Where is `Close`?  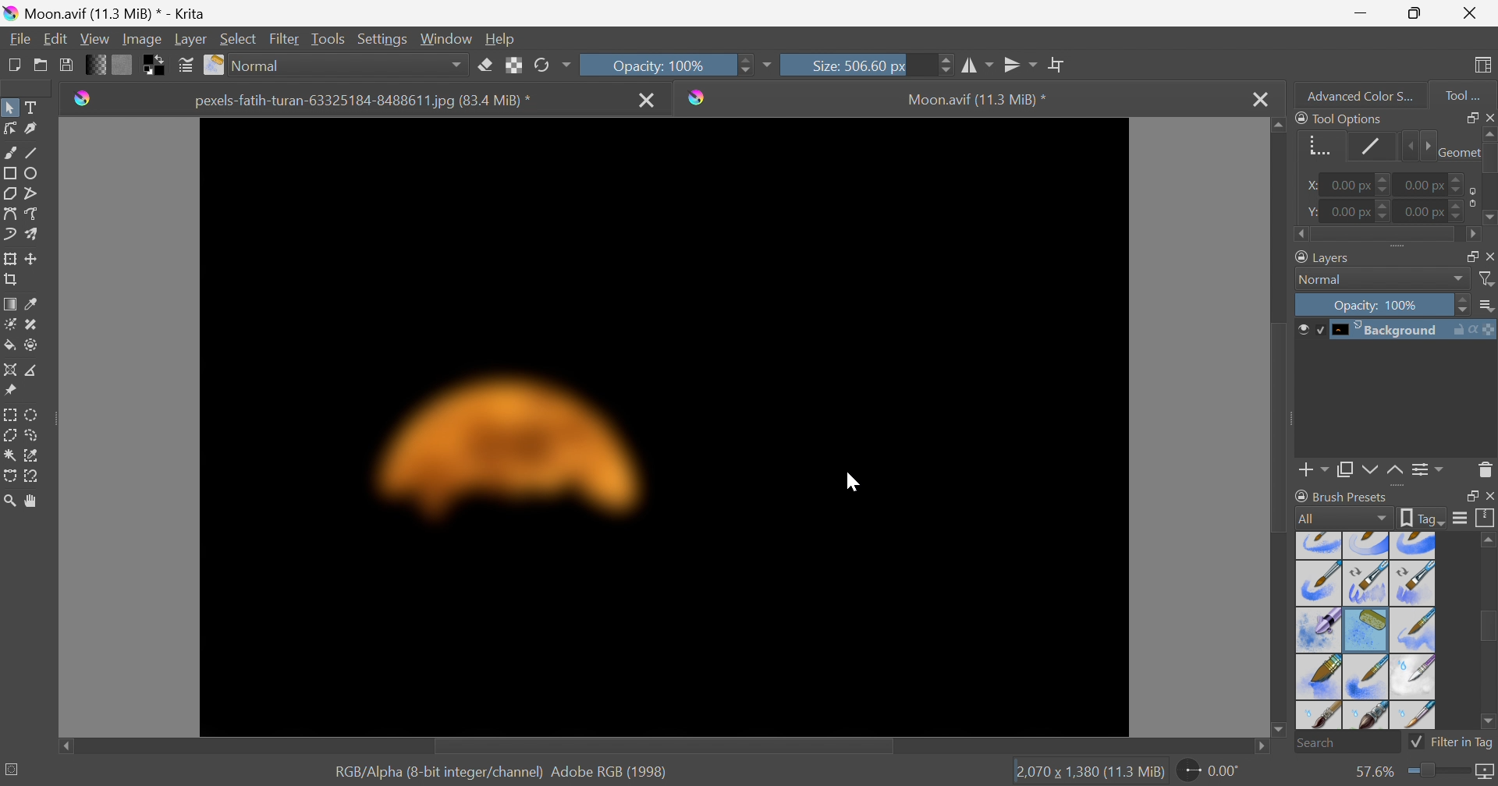
Close is located at coordinates (1259, 97).